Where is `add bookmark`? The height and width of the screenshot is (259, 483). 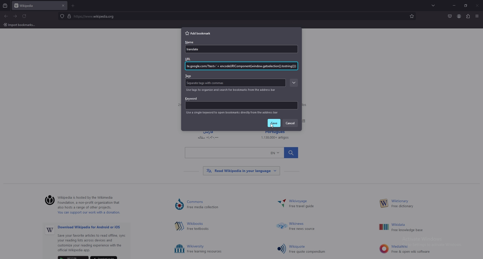
add bookmark is located at coordinates (200, 33).